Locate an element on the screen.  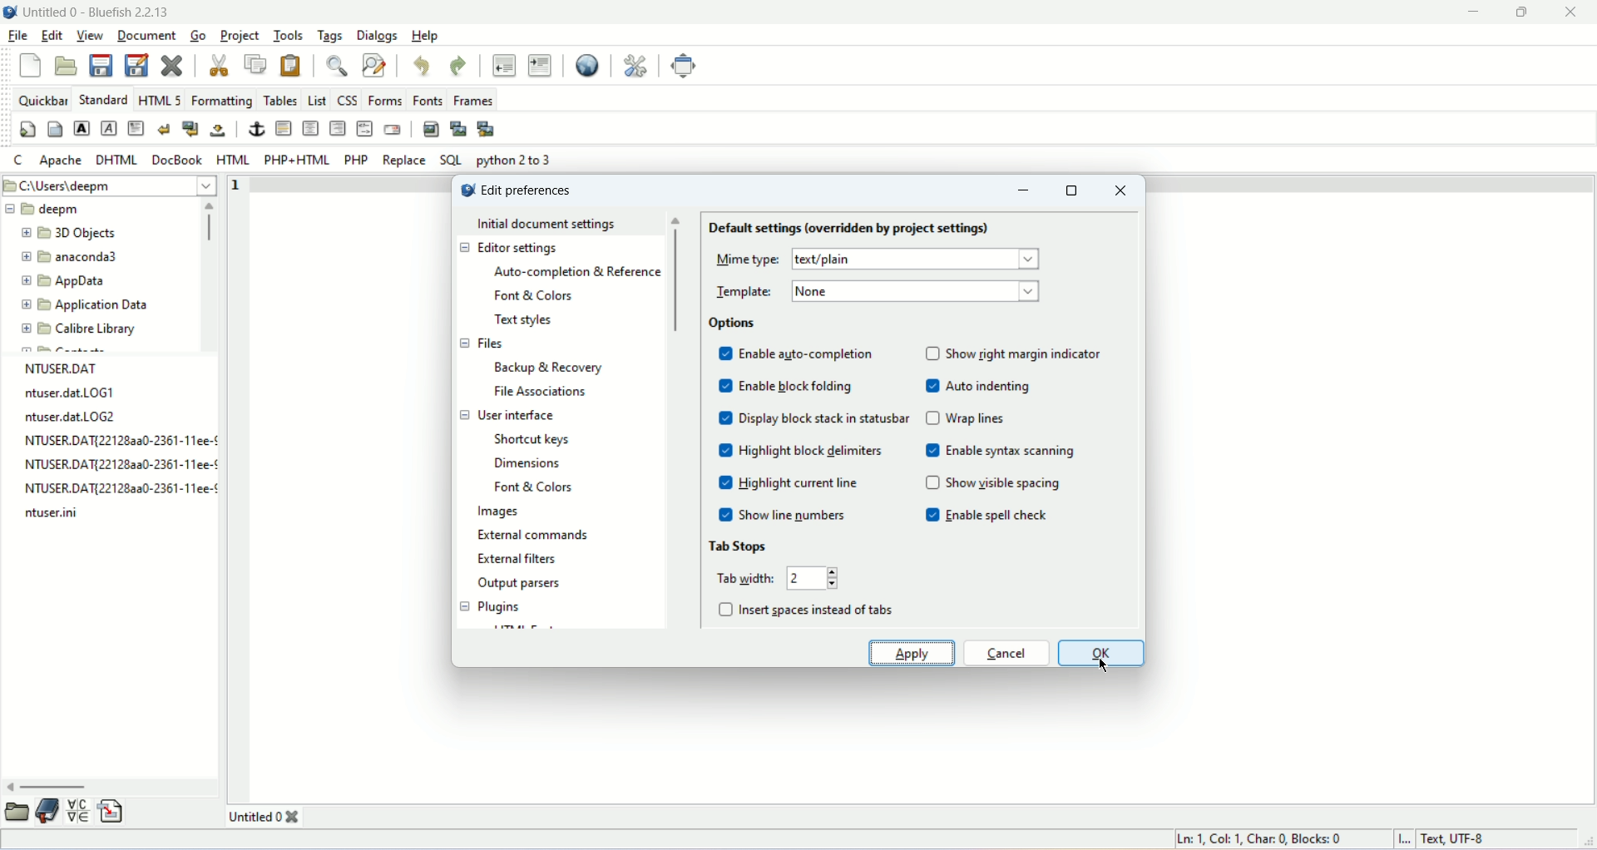
preview in browser is located at coordinates (586, 63).